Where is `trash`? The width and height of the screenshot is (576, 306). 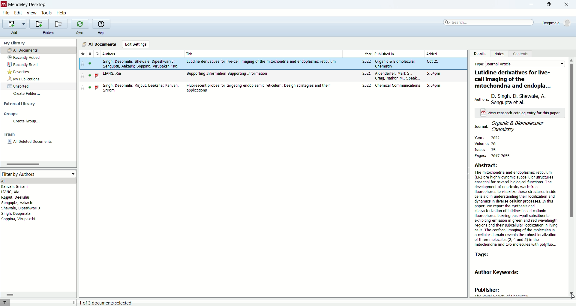
trash is located at coordinates (10, 134).